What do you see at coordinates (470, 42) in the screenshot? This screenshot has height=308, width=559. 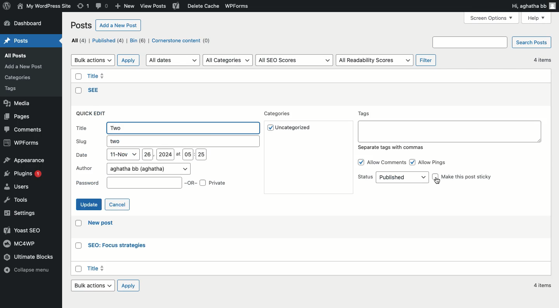 I see `search post input field` at bounding box center [470, 42].